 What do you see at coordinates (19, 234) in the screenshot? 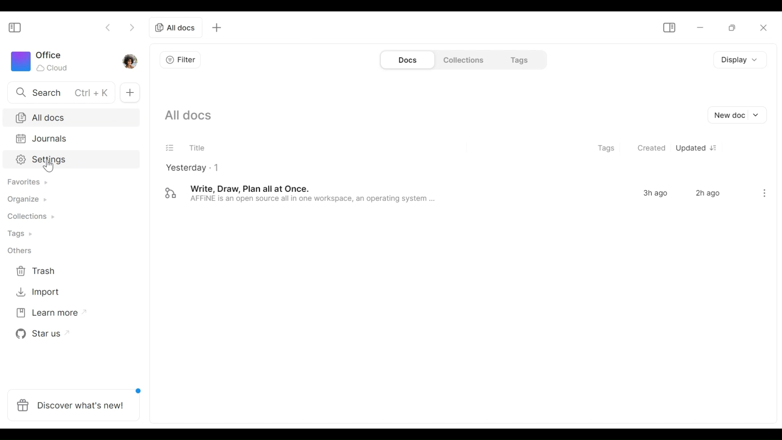
I see `Tags` at bounding box center [19, 234].